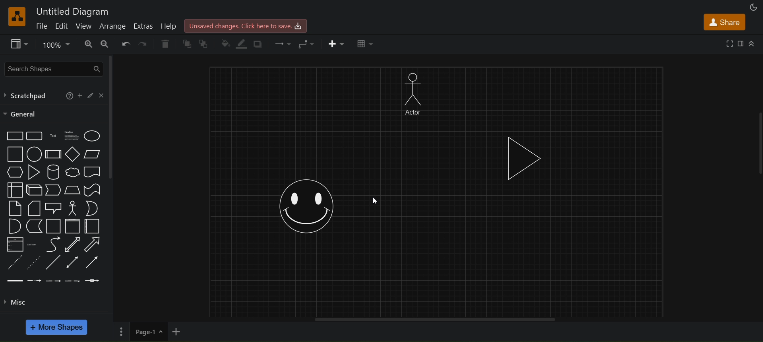  What do you see at coordinates (365, 45) in the screenshot?
I see `table` at bounding box center [365, 45].